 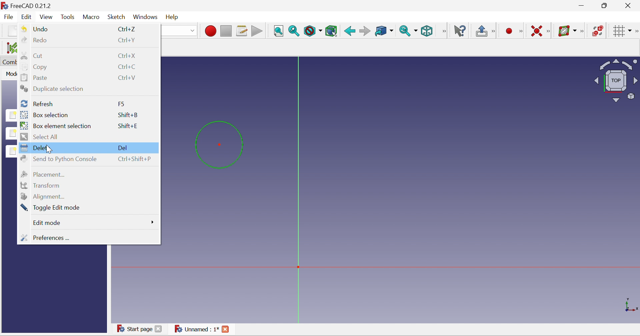 What do you see at coordinates (615, 82) in the screenshot?
I see `Viewing angle` at bounding box center [615, 82].